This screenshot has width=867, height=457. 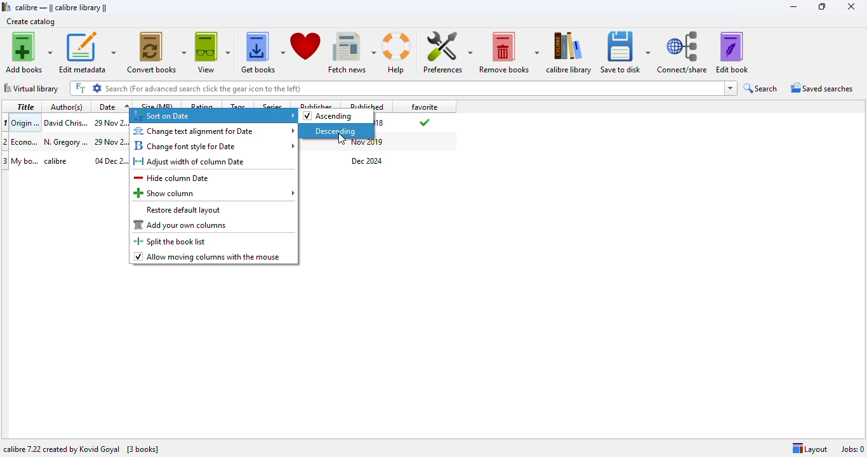 What do you see at coordinates (761, 88) in the screenshot?
I see `search` at bounding box center [761, 88].